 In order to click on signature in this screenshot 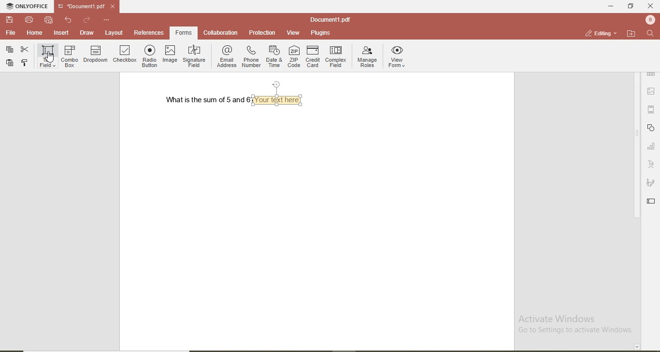, I will do `click(652, 184)`.